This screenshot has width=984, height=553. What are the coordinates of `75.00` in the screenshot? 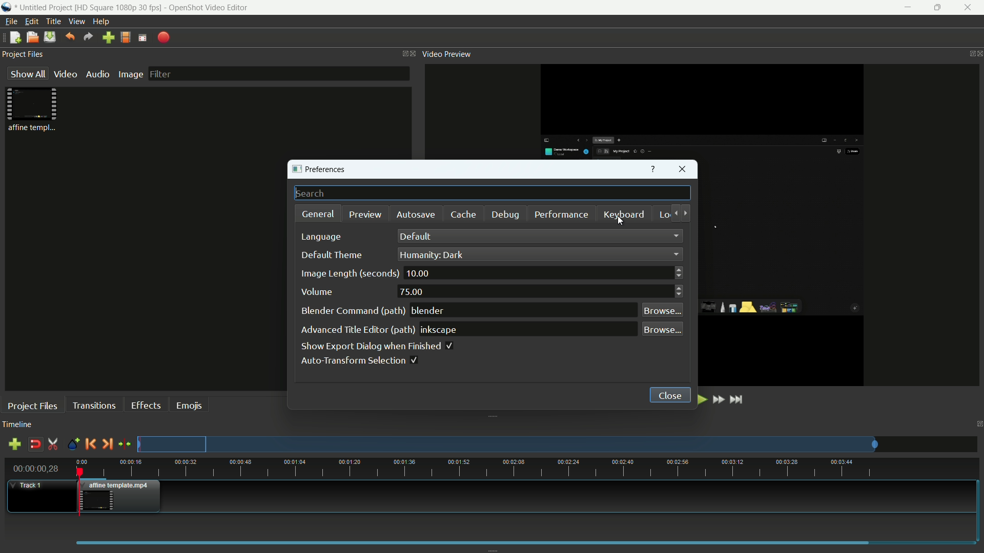 It's located at (411, 292).